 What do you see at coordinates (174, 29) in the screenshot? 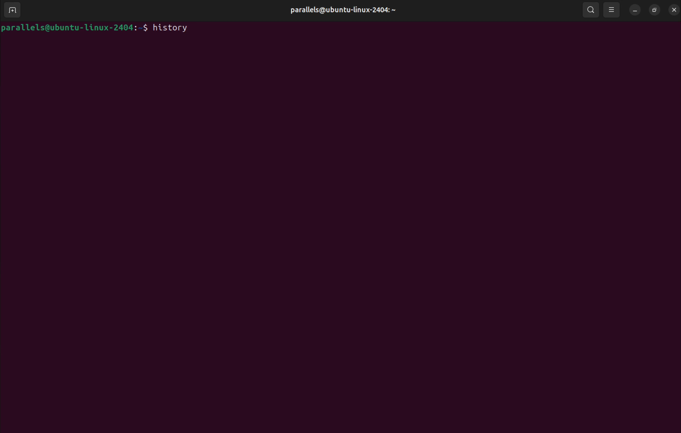
I see `history` at bounding box center [174, 29].